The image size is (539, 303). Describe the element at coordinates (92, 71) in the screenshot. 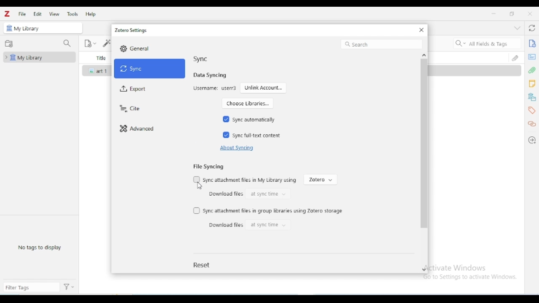

I see `icon` at that location.